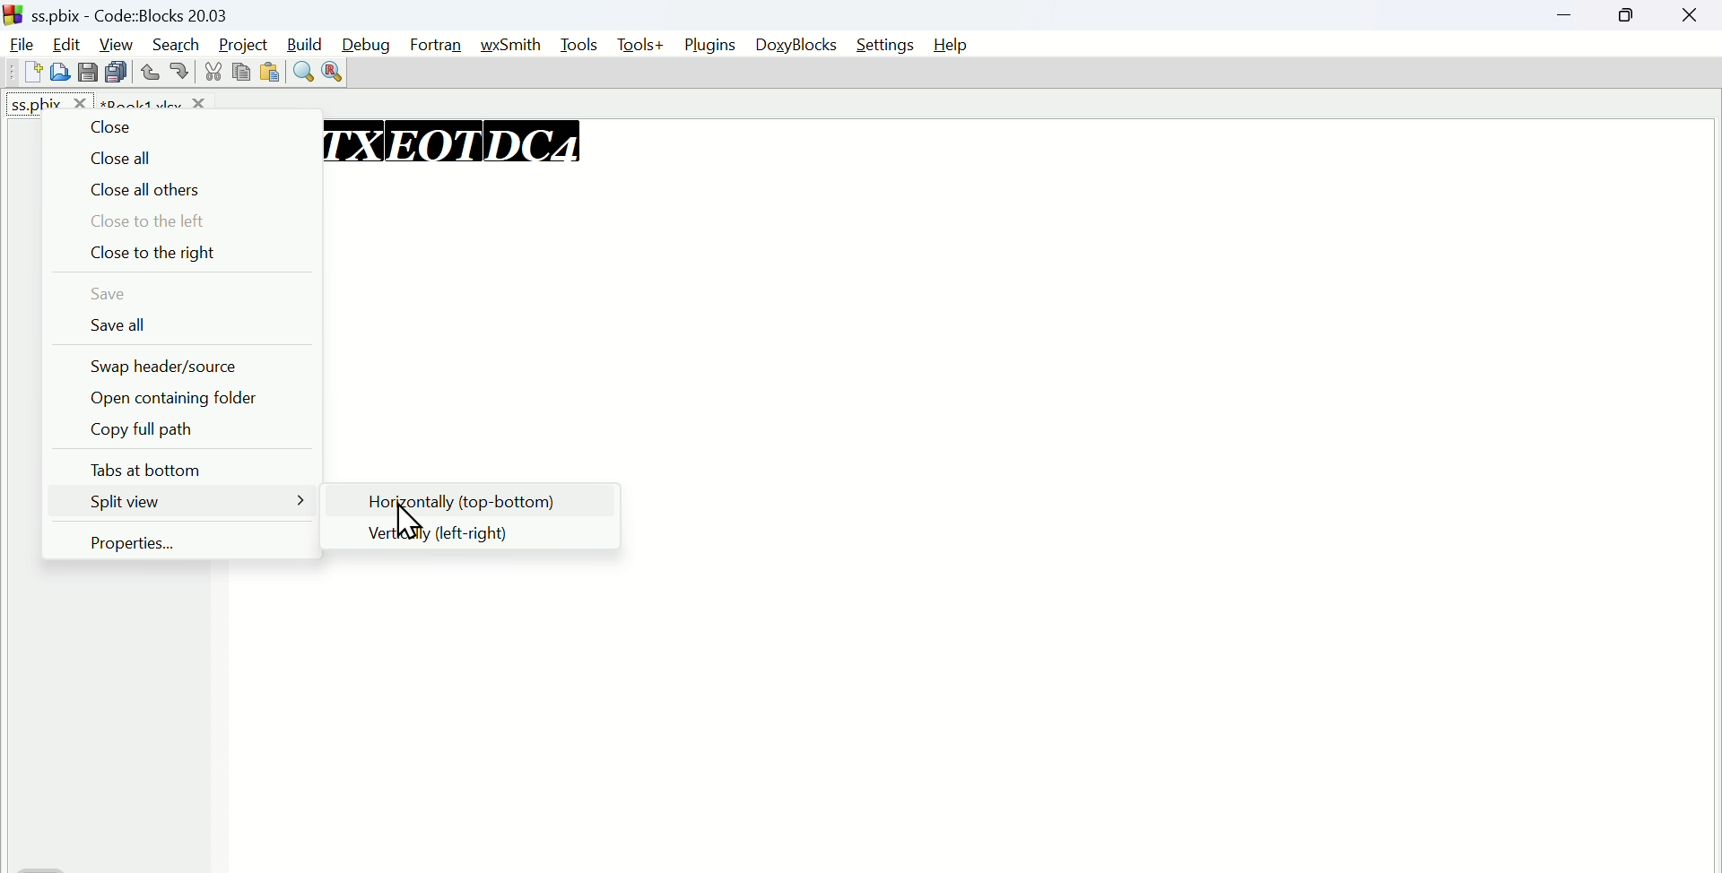  I want to click on tabs at Bottom, so click(183, 465).